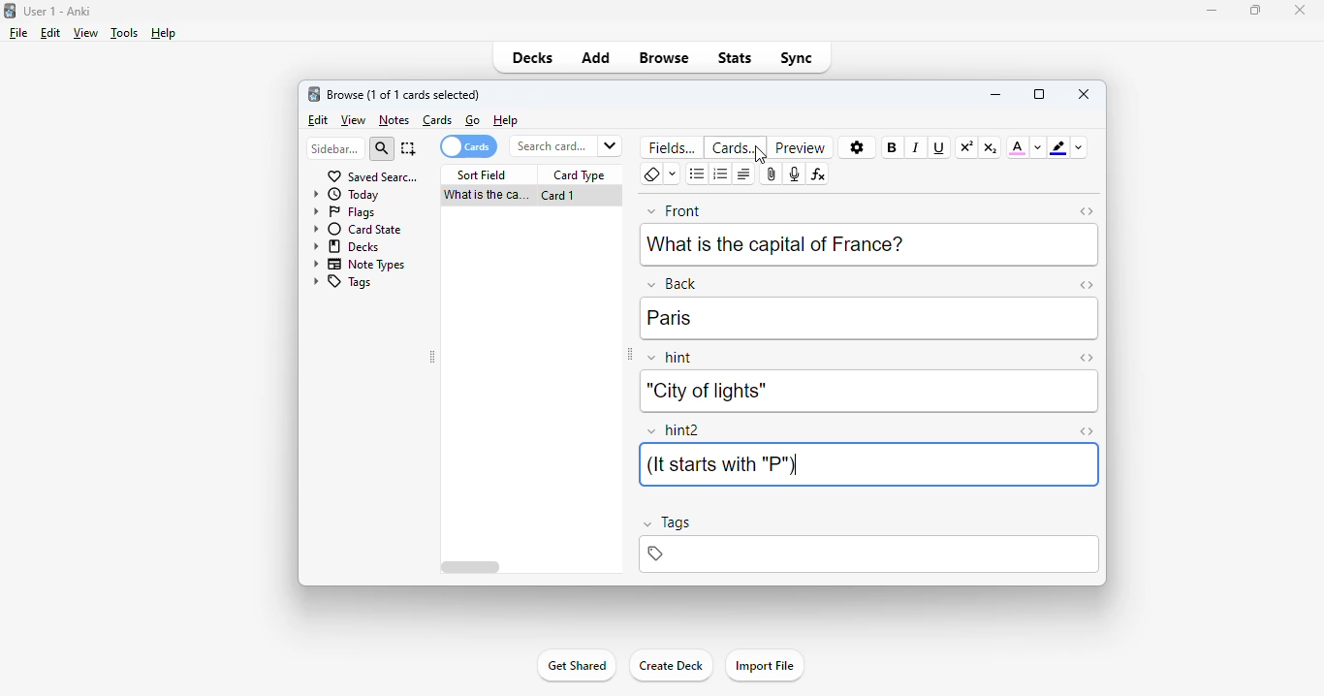 Image resolution: width=1324 pixels, height=696 pixels. I want to click on get shared, so click(576, 665).